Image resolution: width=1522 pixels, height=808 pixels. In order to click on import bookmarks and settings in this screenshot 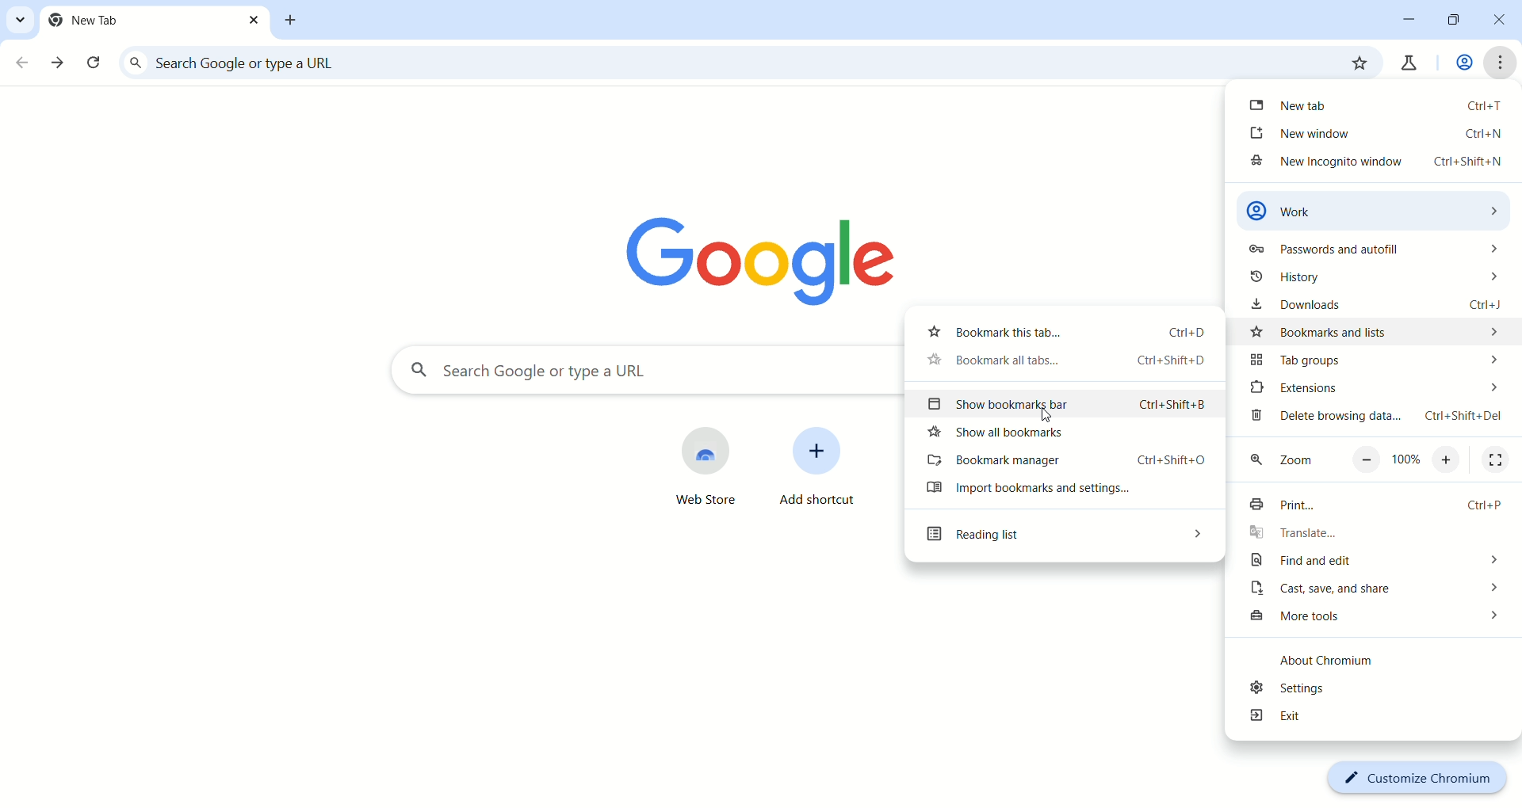, I will do `click(1062, 493)`.